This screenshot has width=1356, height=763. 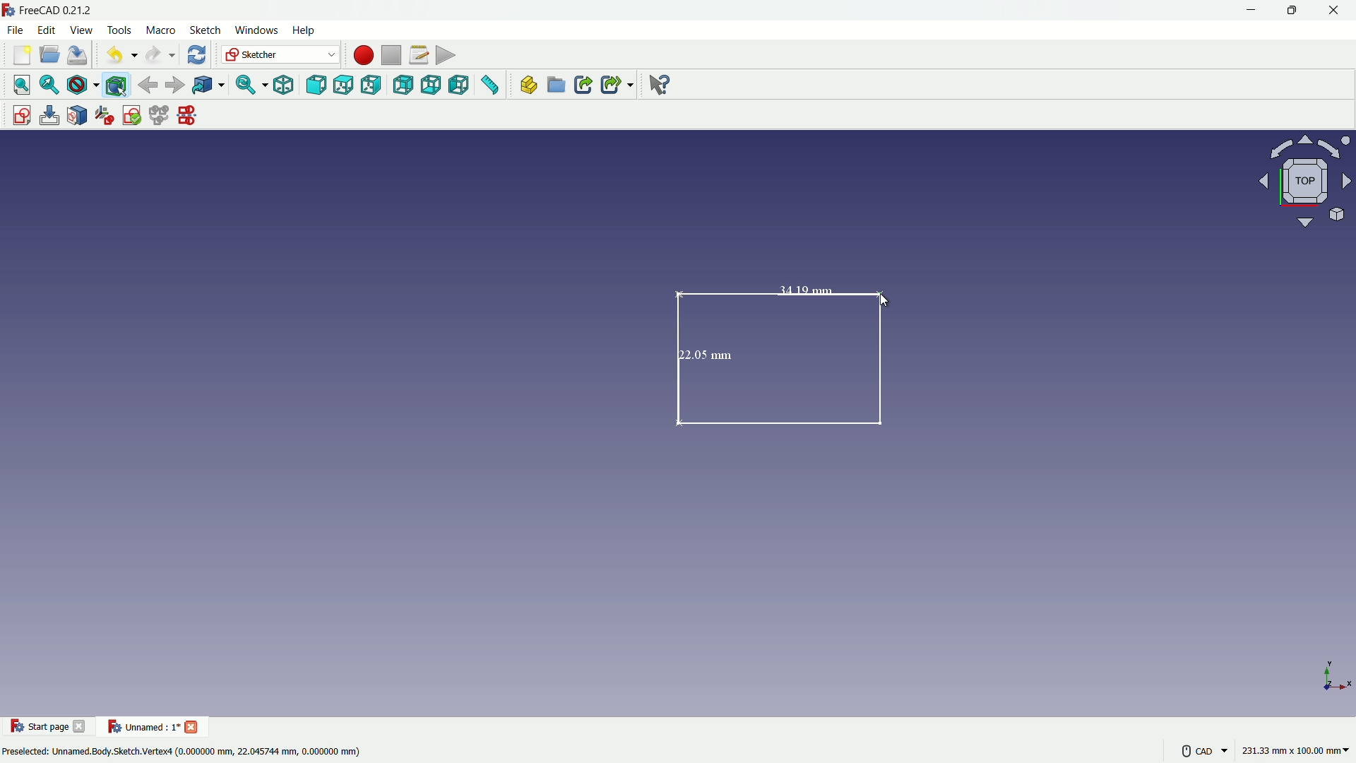 What do you see at coordinates (583, 86) in the screenshot?
I see `make link` at bounding box center [583, 86].